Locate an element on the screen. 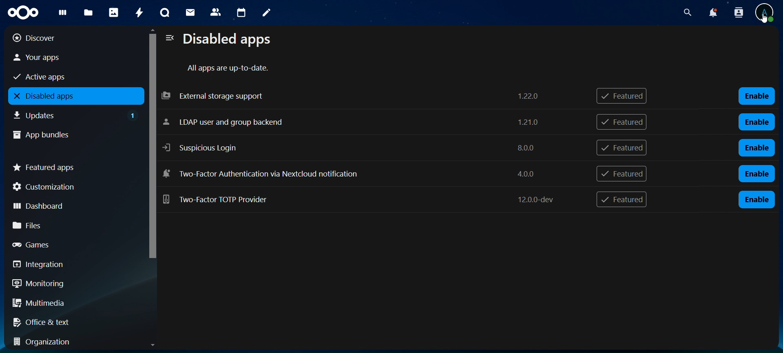 The width and height of the screenshot is (783, 353). two factor TOTP provider is located at coordinates (362, 200).